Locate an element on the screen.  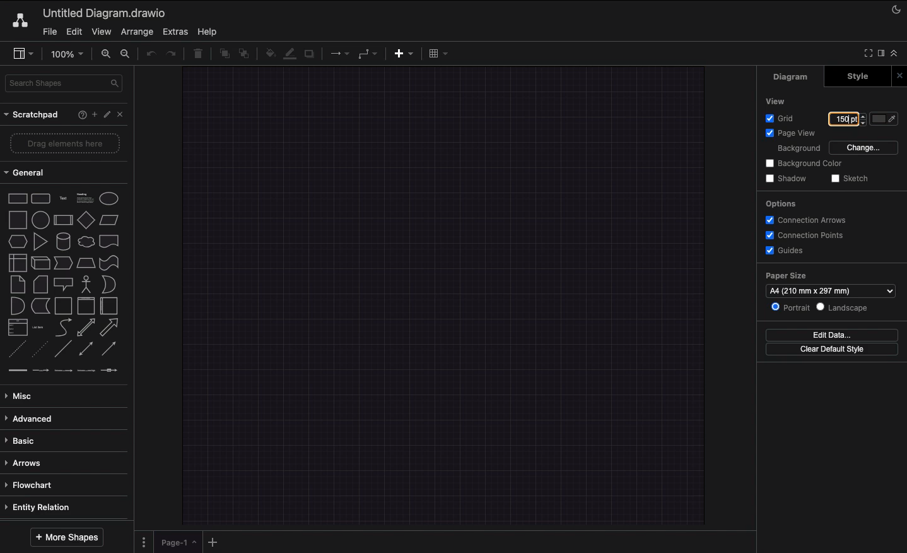
Drag elements here is located at coordinates (66, 143).